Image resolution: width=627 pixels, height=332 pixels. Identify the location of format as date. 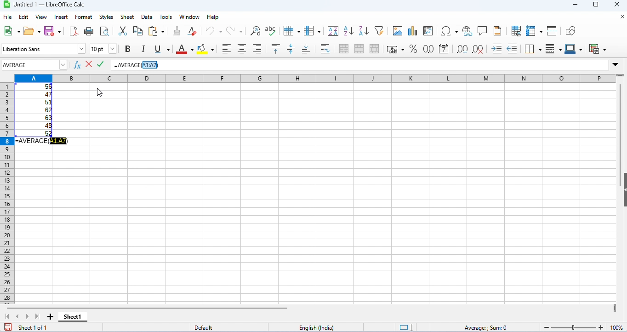
(444, 49).